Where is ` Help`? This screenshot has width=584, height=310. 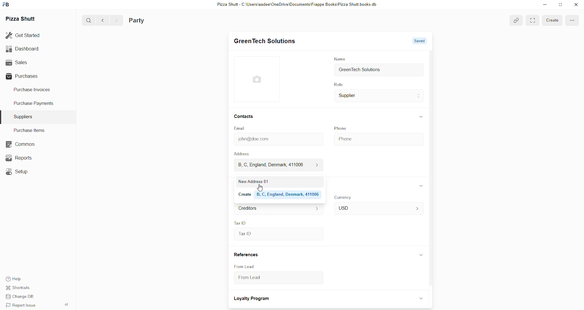
 Help is located at coordinates (22, 279).